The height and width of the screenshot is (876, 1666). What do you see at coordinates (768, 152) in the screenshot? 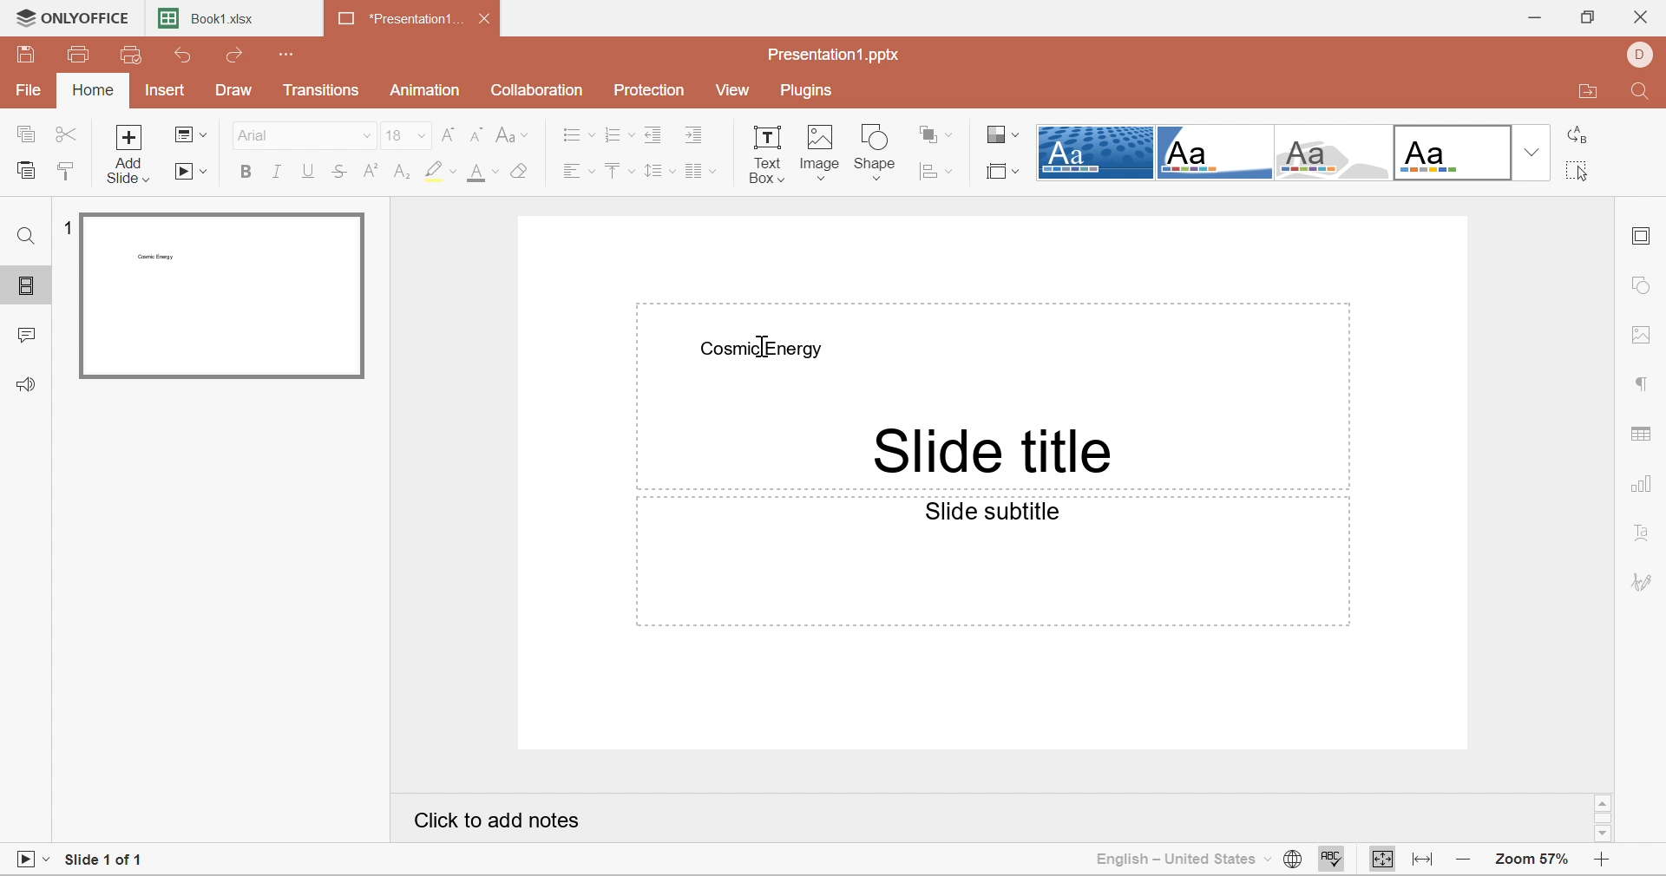
I see `Text Box` at bounding box center [768, 152].